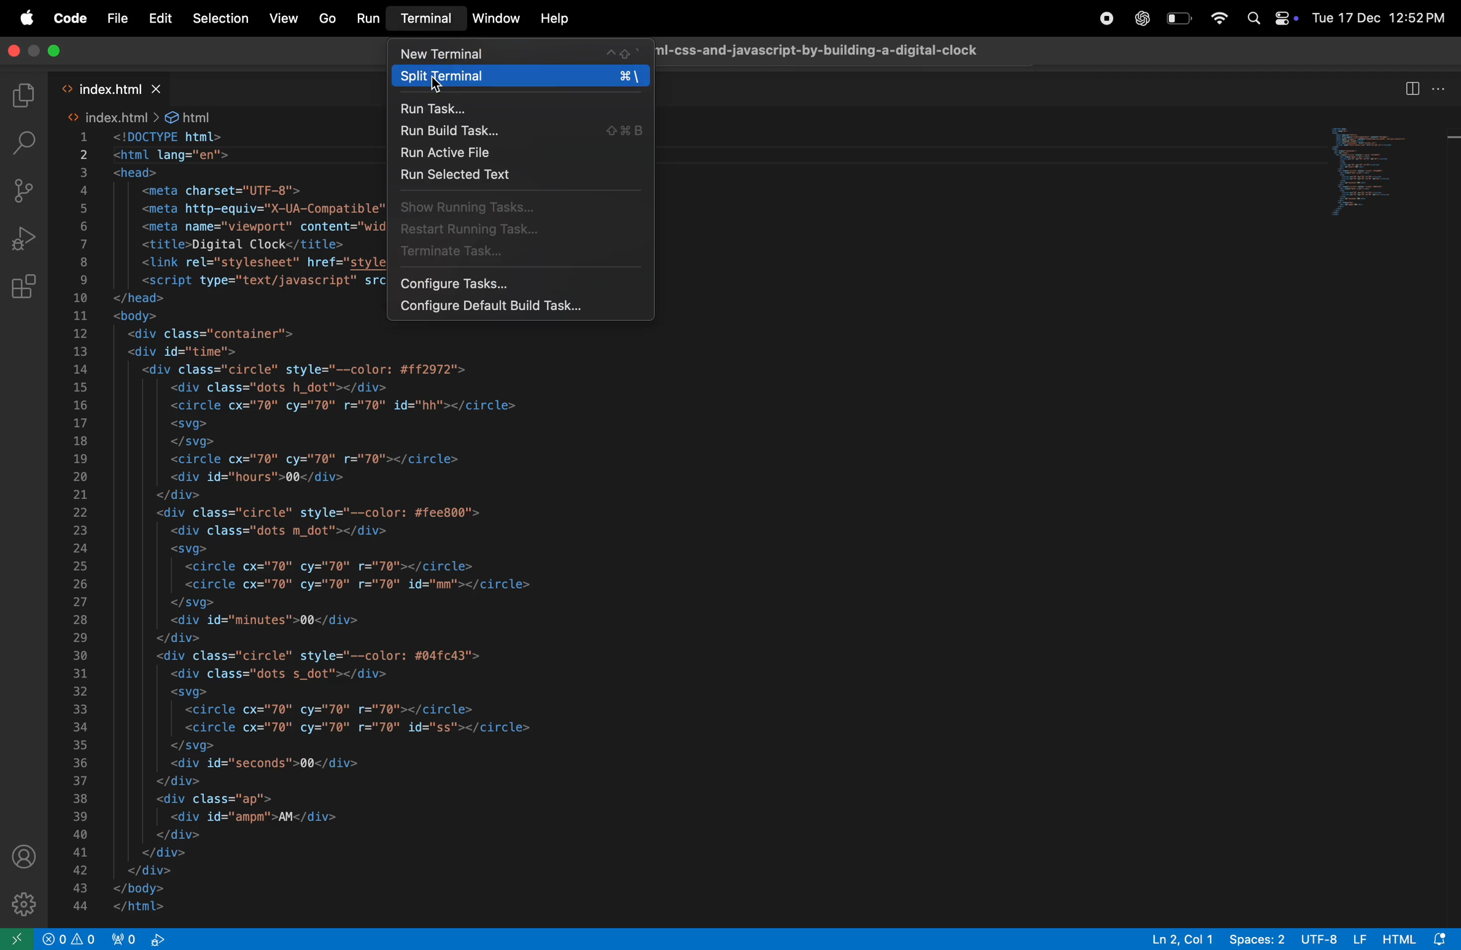 Image resolution: width=1461 pixels, height=950 pixels. I want to click on spaces: 2, so click(1257, 938).